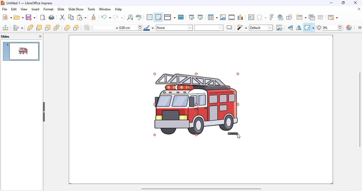 Image resolution: width=362 pixels, height=191 pixels. Describe the element at coordinates (5, 36) in the screenshot. I see `slides` at that location.